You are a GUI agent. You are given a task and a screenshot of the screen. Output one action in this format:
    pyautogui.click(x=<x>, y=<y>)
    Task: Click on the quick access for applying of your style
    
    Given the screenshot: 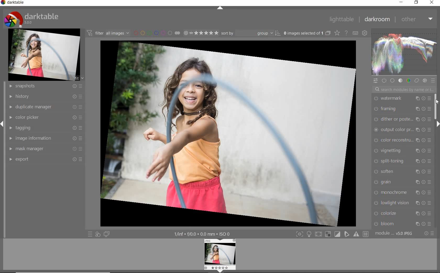 What is the action you would take?
    pyautogui.click(x=97, y=234)
    